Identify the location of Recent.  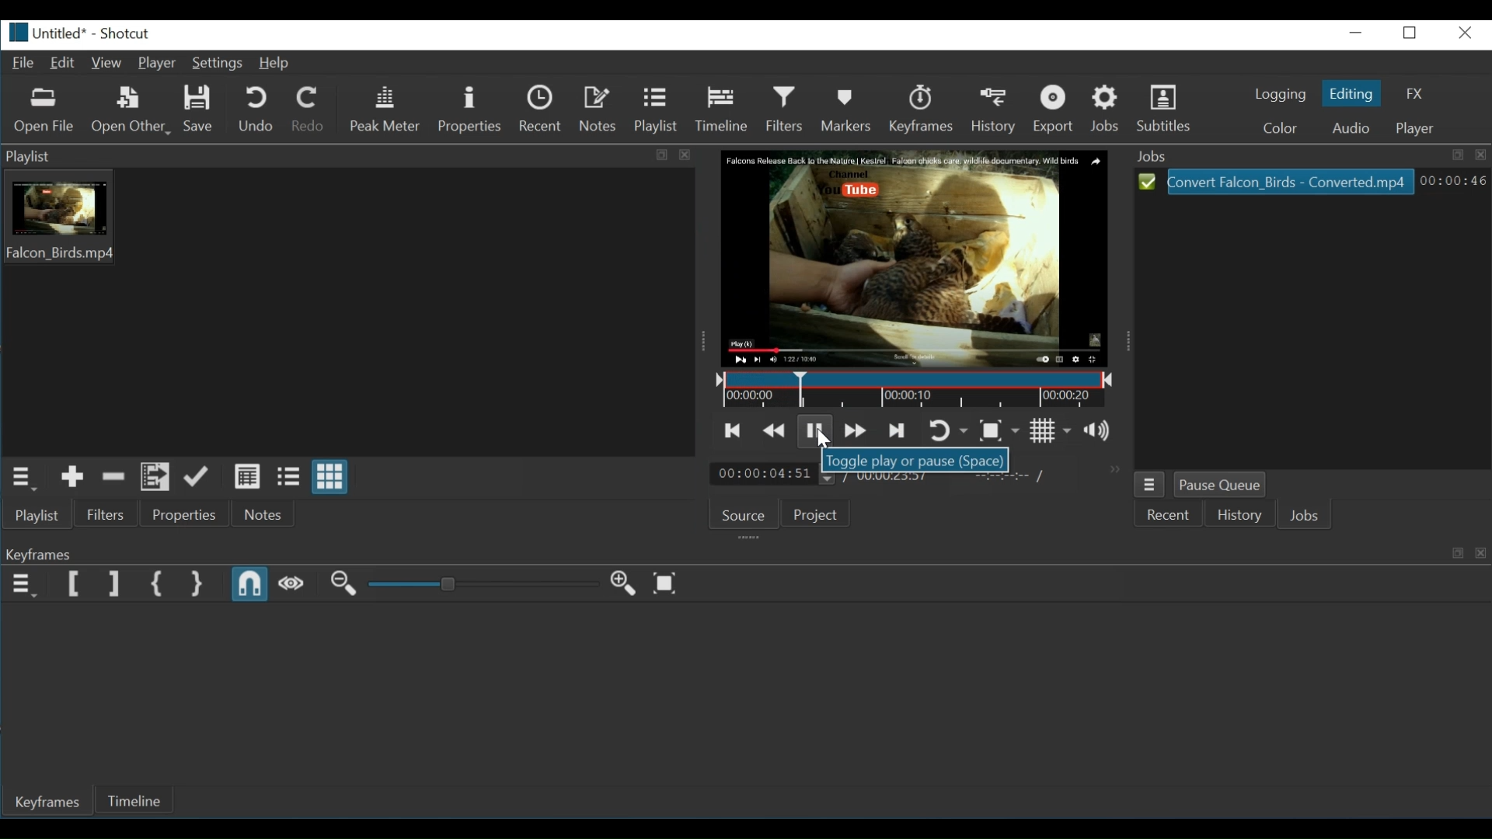
(542, 109).